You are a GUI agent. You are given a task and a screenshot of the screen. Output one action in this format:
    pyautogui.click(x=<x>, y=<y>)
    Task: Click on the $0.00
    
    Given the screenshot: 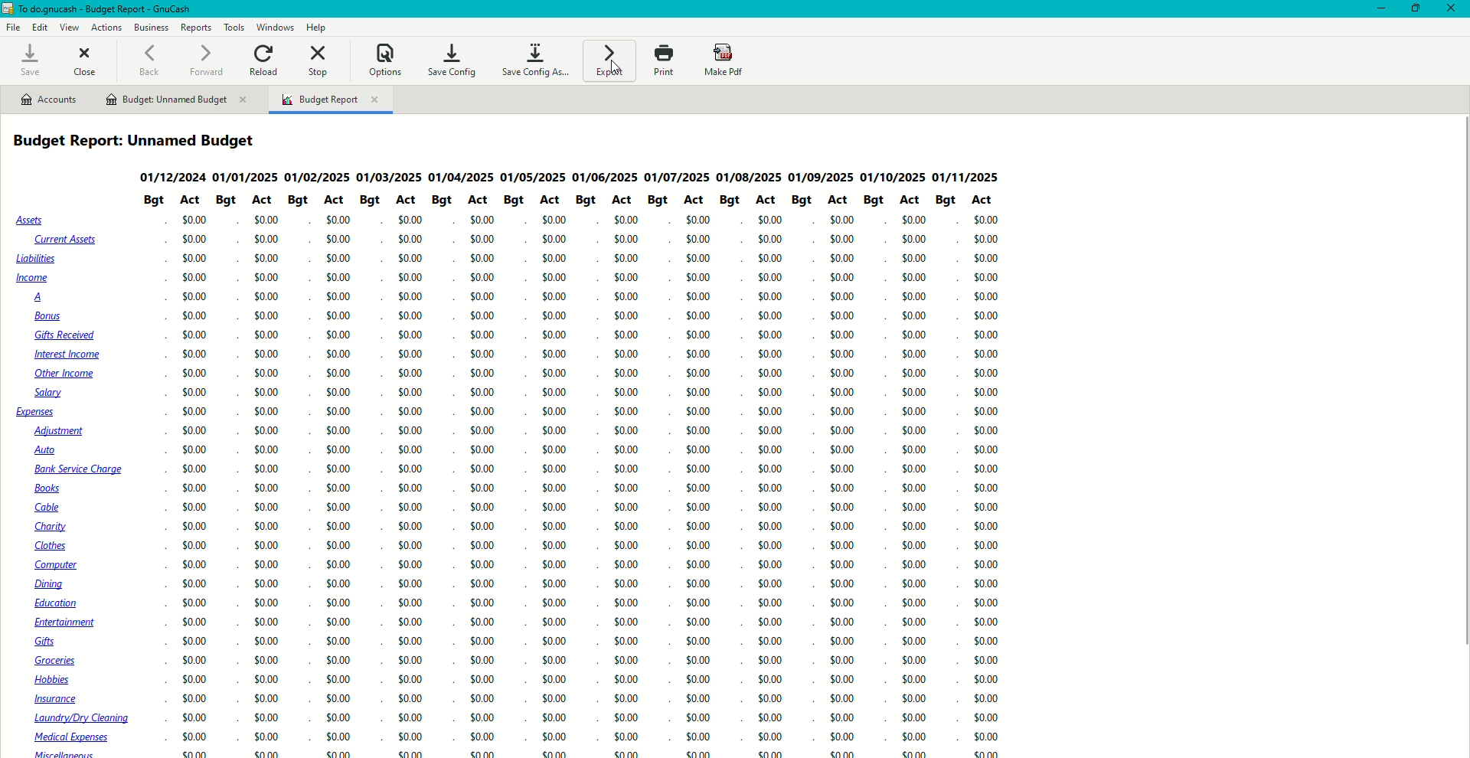 What is the action you would take?
    pyautogui.click(x=554, y=315)
    